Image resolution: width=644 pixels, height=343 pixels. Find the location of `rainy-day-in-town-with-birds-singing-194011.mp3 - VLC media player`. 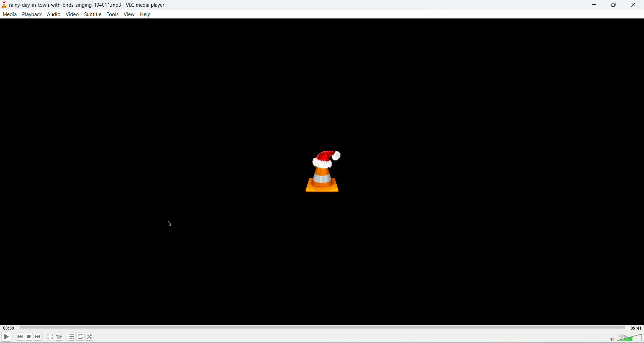

rainy-day-in-town-with-birds-singing-194011.mp3 - VLC media player is located at coordinates (99, 5).